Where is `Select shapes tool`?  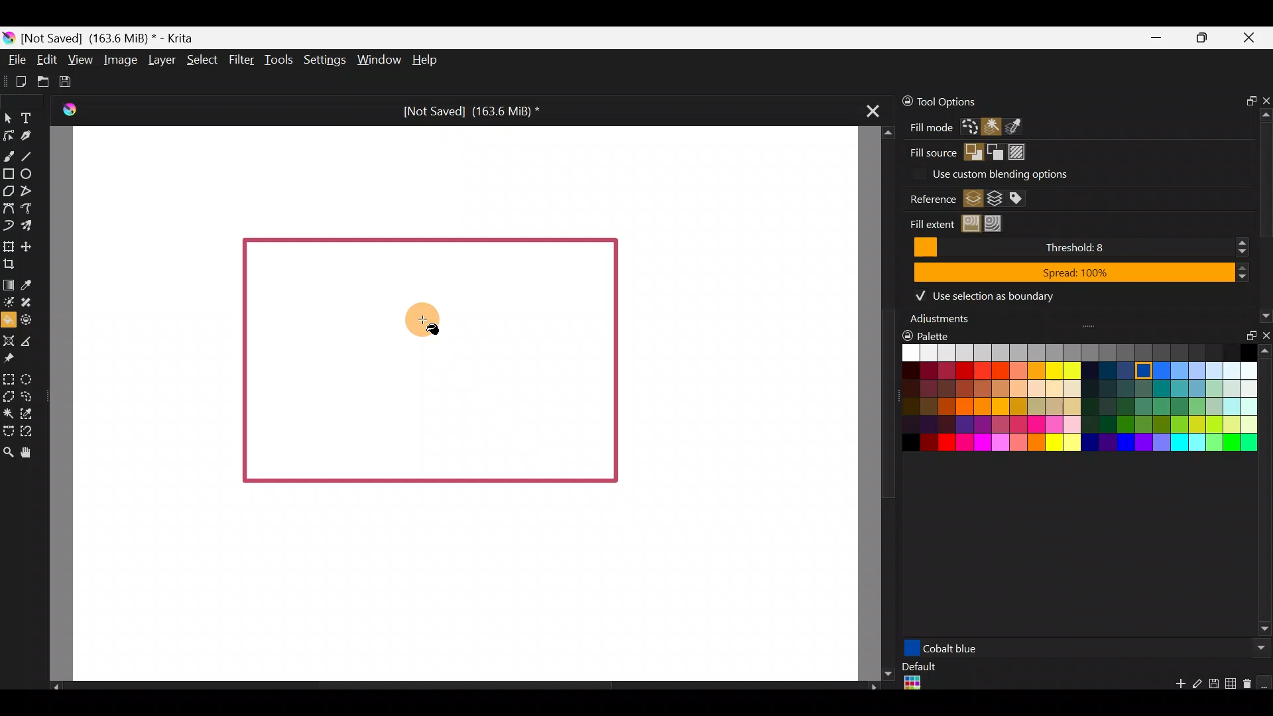
Select shapes tool is located at coordinates (11, 120).